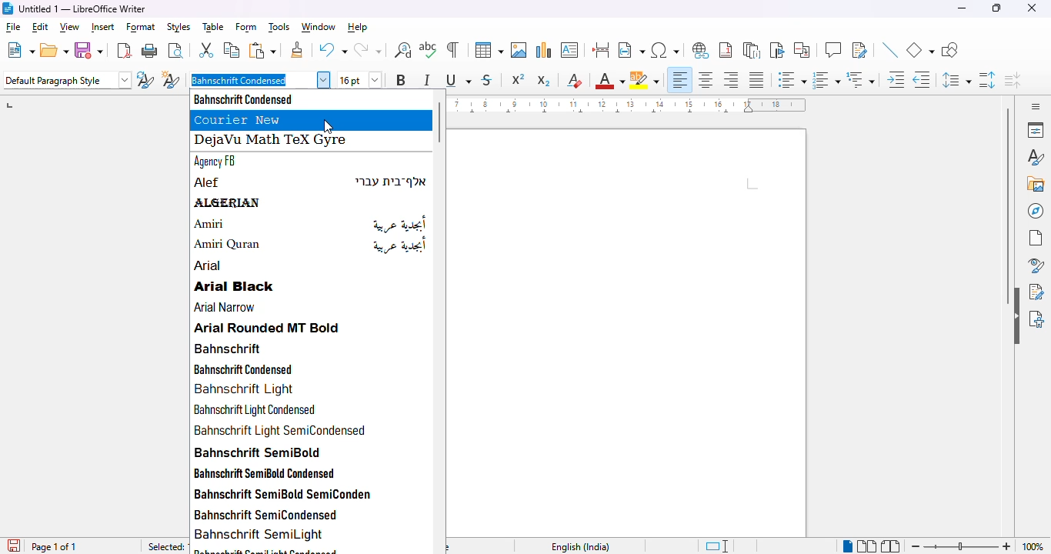 The height and width of the screenshot is (554, 1051). Describe the element at coordinates (41, 27) in the screenshot. I see `edit` at that location.